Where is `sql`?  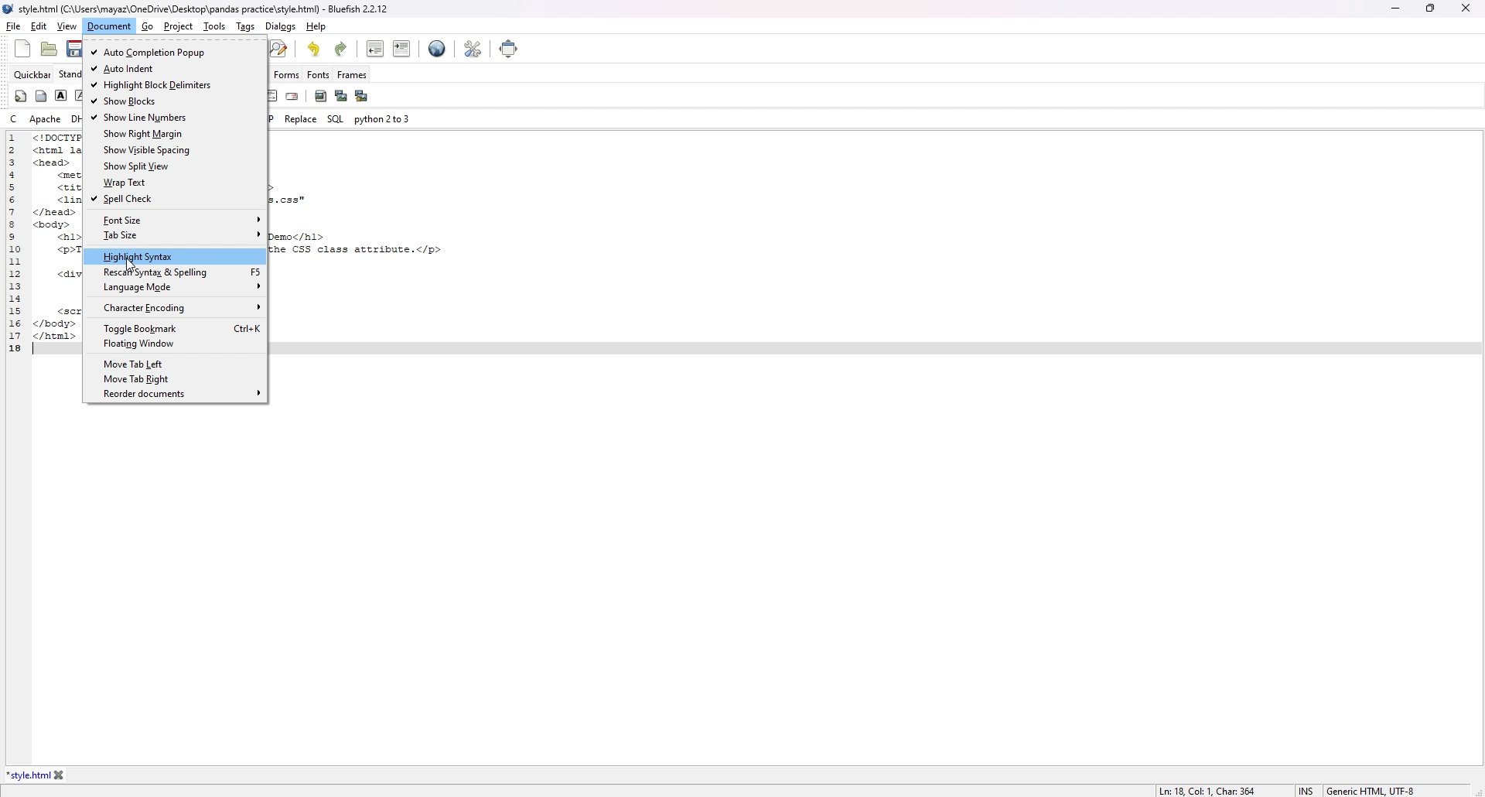 sql is located at coordinates (336, 118).